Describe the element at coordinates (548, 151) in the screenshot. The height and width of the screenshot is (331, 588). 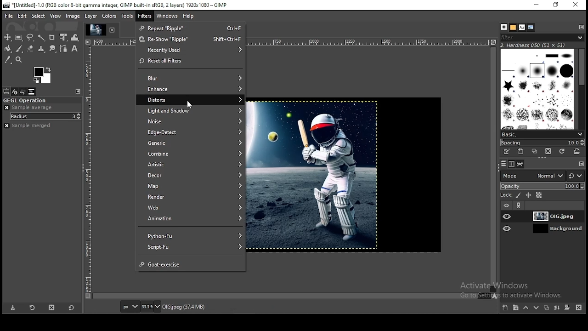
I see `delete this brush` at that location.